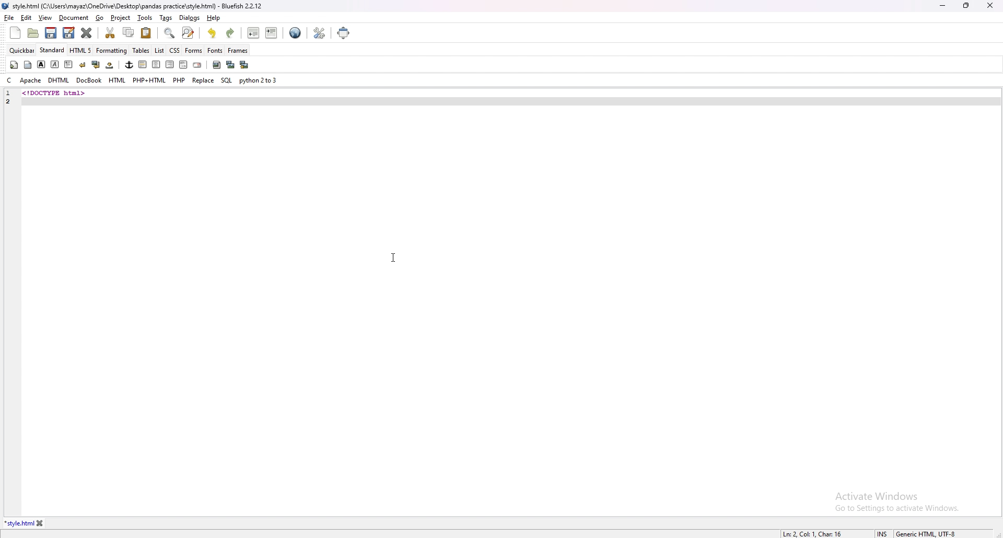 This screenshot has height=538, width=1003. Describe the element at coordinates (45, 18) in the screenshot. I see `view` at that location.